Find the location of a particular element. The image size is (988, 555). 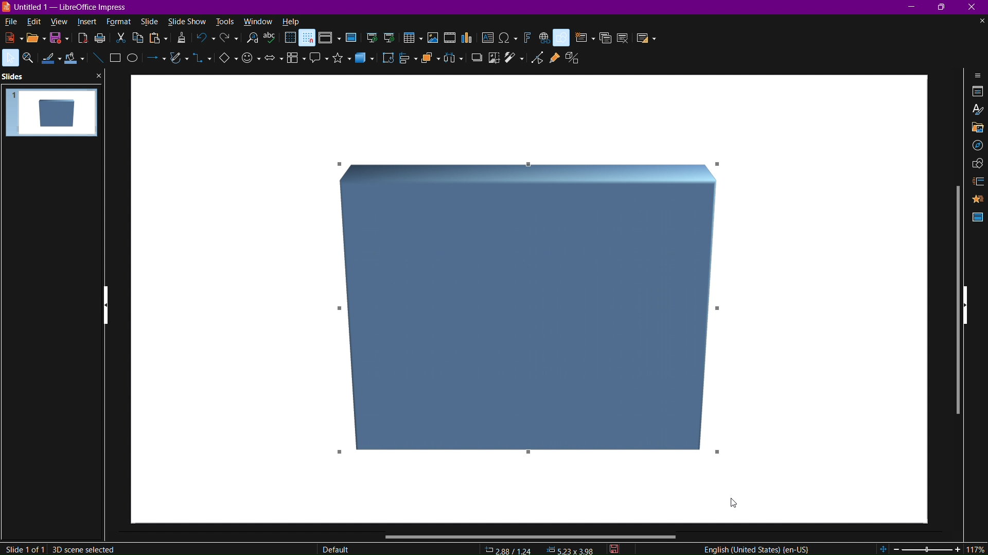

zoom factor is located at coordinates (976, 548).